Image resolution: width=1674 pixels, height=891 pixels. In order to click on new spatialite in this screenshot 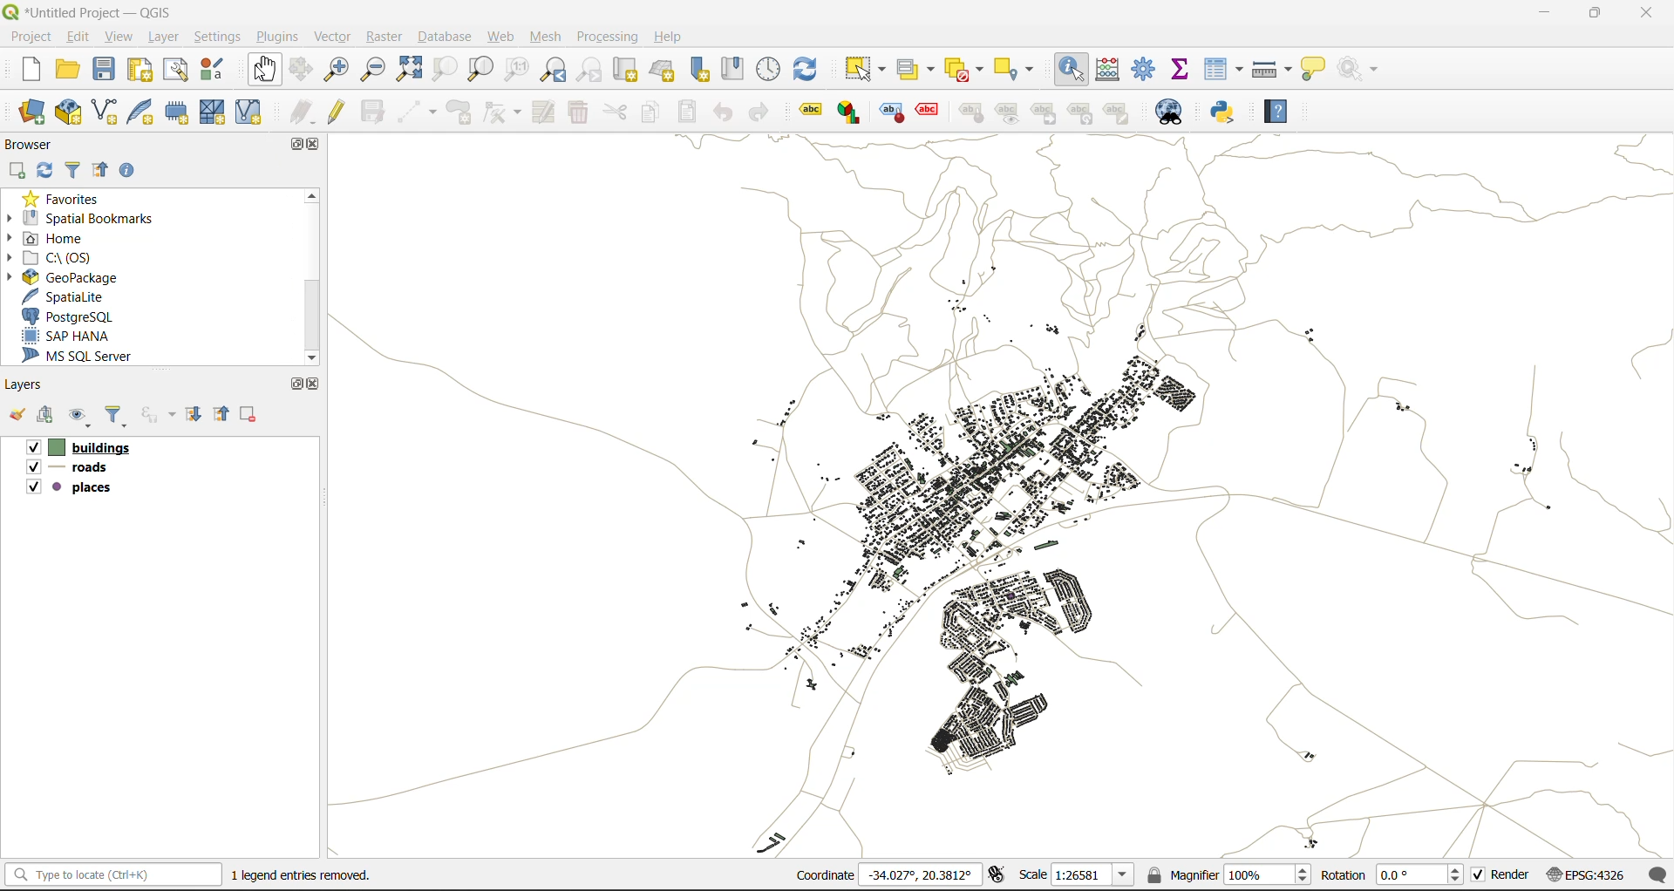, I will do `click(142, 111)`.